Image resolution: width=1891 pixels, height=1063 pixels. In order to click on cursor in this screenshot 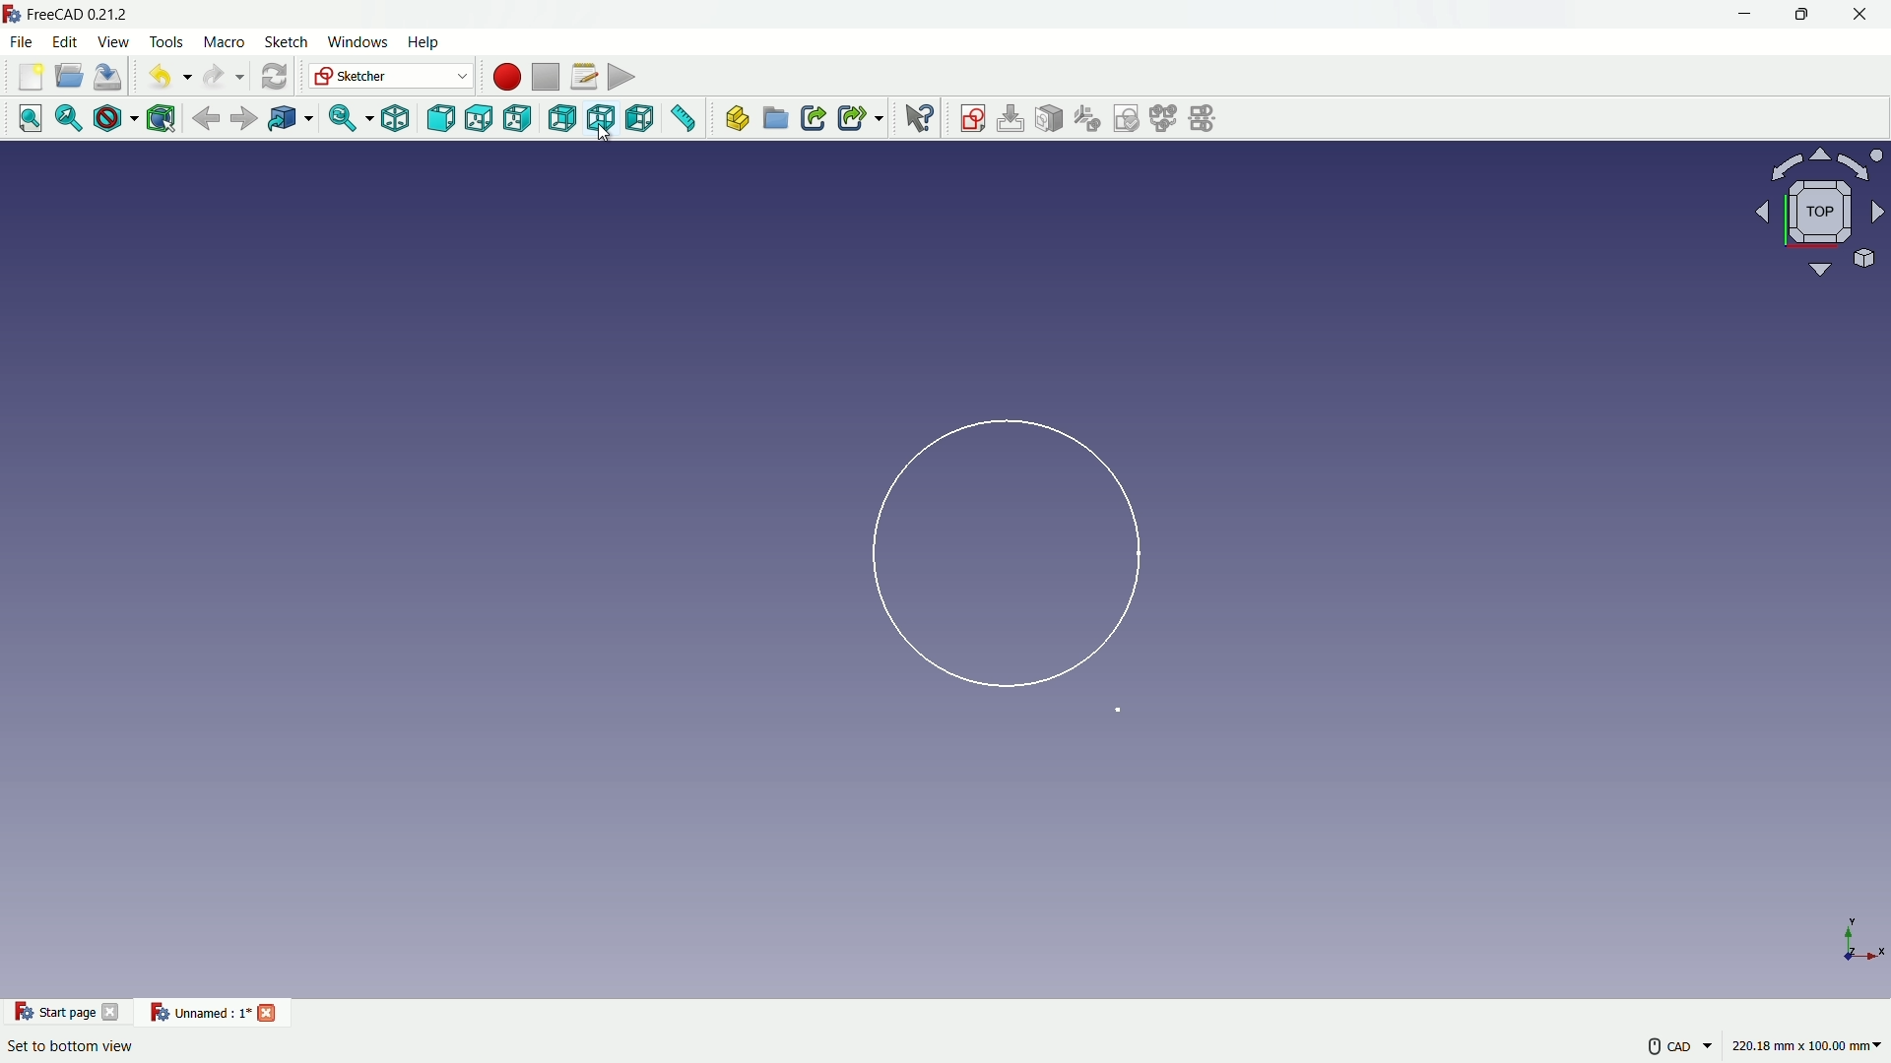, I will do `click(607, 139)`.